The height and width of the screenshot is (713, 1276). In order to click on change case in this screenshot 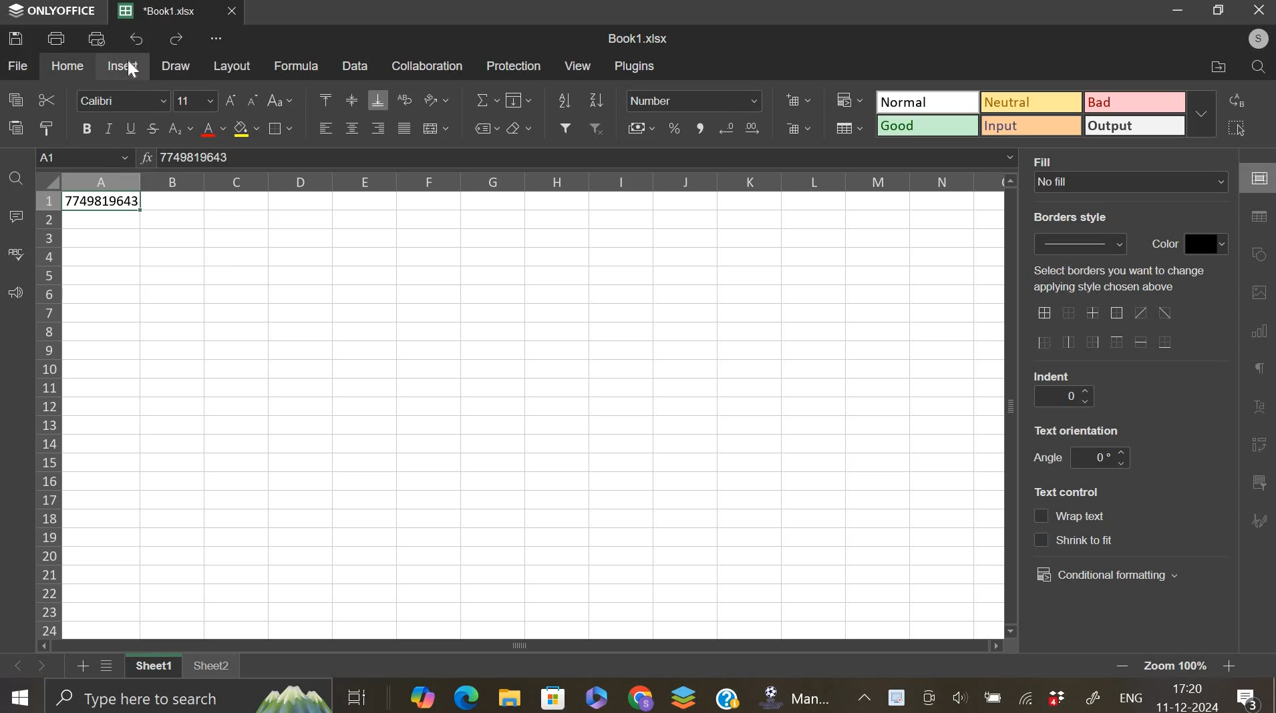, I will do `click(279, 101)`.